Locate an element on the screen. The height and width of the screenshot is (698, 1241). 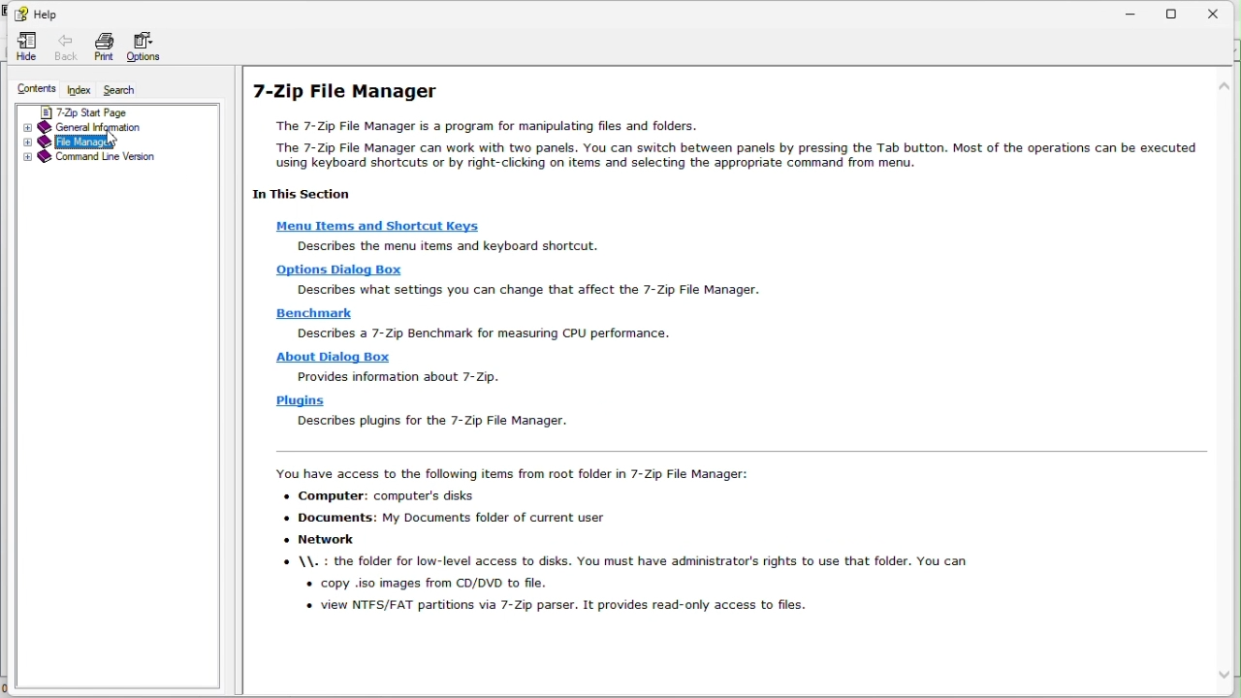
help is located at coordinates (39, 12).